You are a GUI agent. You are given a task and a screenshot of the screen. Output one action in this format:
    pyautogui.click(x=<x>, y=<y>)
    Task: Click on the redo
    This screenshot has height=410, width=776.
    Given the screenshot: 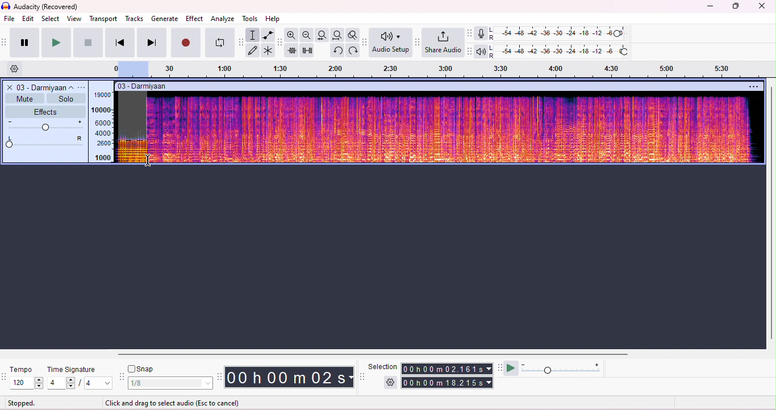 What is the action you would take?
    pyautogui.click(x=354, y=51)
    